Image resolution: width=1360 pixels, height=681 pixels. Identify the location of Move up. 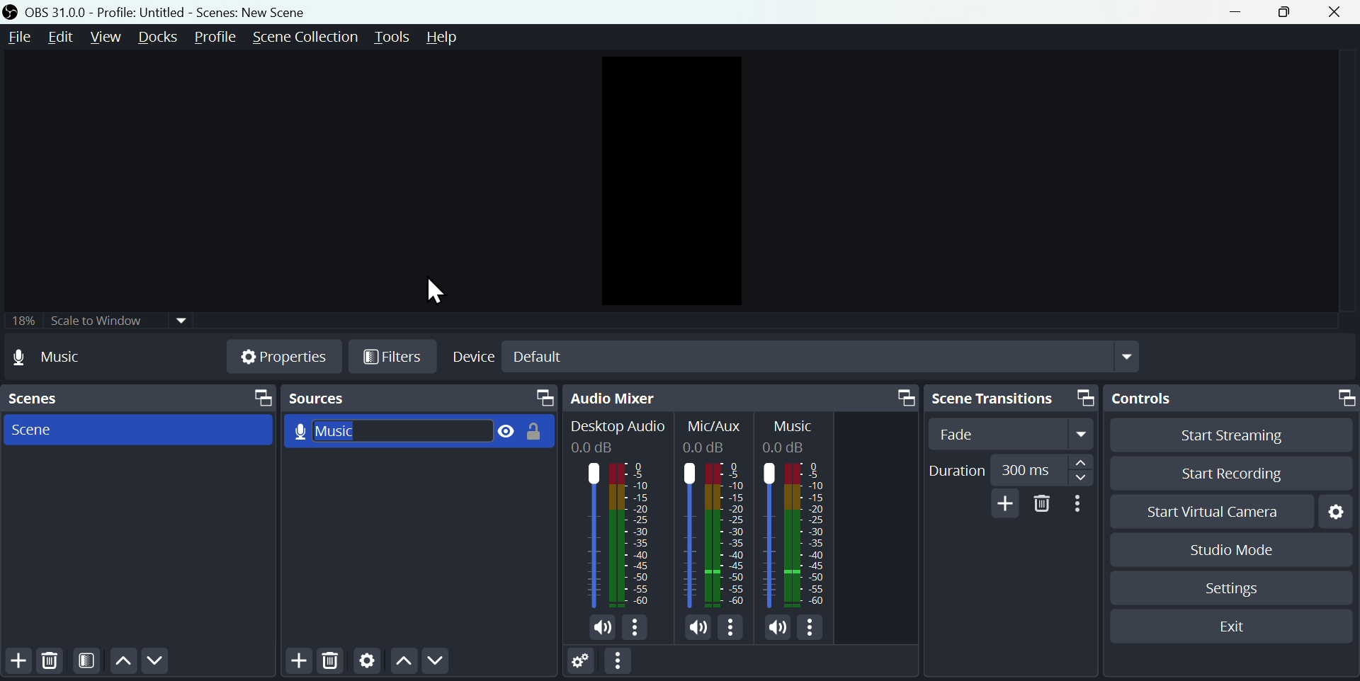
(123, 660).